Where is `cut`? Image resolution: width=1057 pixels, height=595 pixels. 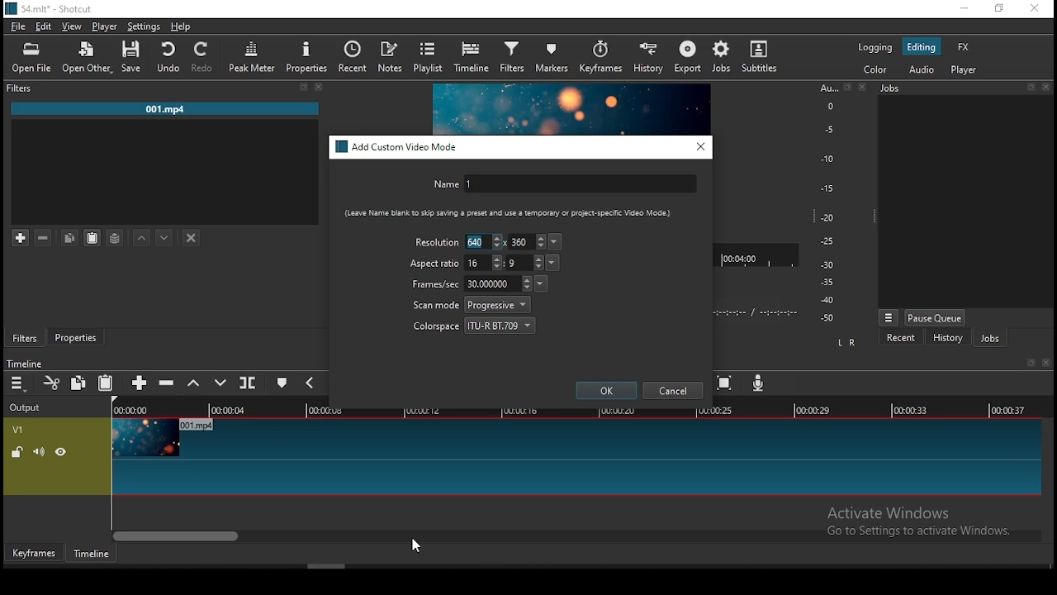
cut is located at coordinates (52, 383).